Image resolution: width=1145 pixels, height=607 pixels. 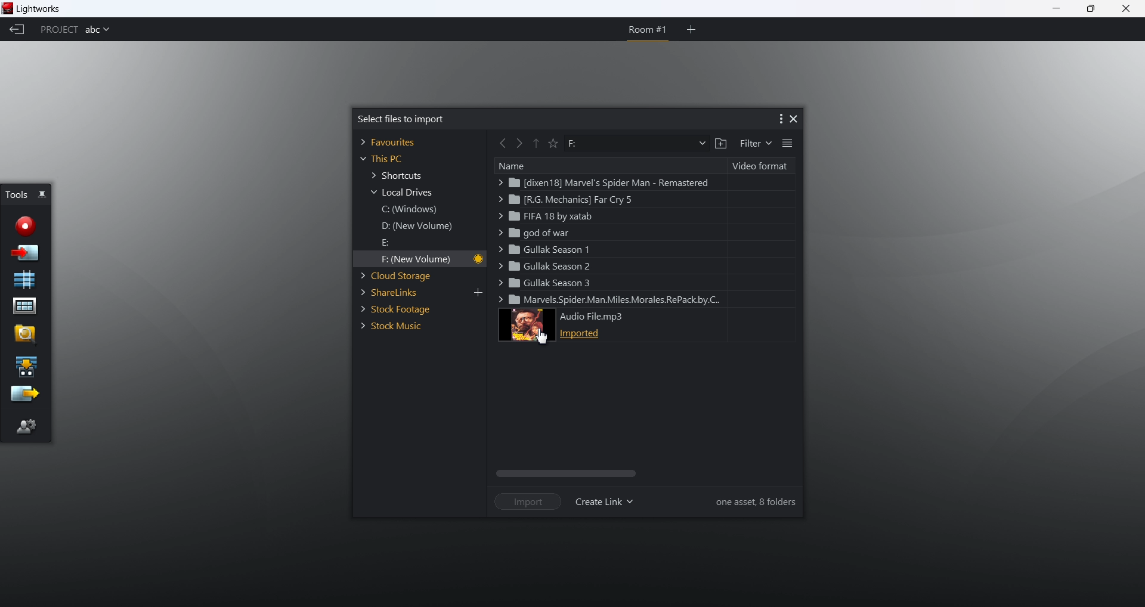 What do you see at coordinates (403, 193) in the screenshot?
I see `local drives` at bounding box center [403, 193].